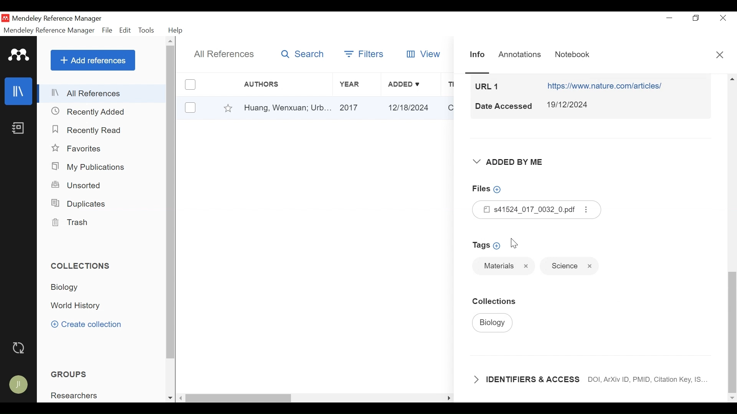 This screenshot has height=414, width=737. I want to click on Mendeley Reference Manager, so click(59, 19).